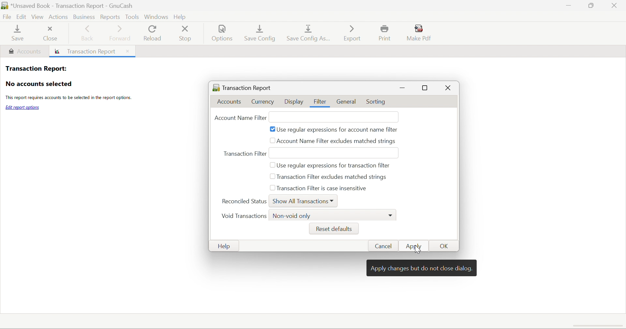 The width and height of the screenshot is (626, 329). What do you see at coordinates (88, 34) in the screenshot?
I see `Back` at bounding box center [88, 34].